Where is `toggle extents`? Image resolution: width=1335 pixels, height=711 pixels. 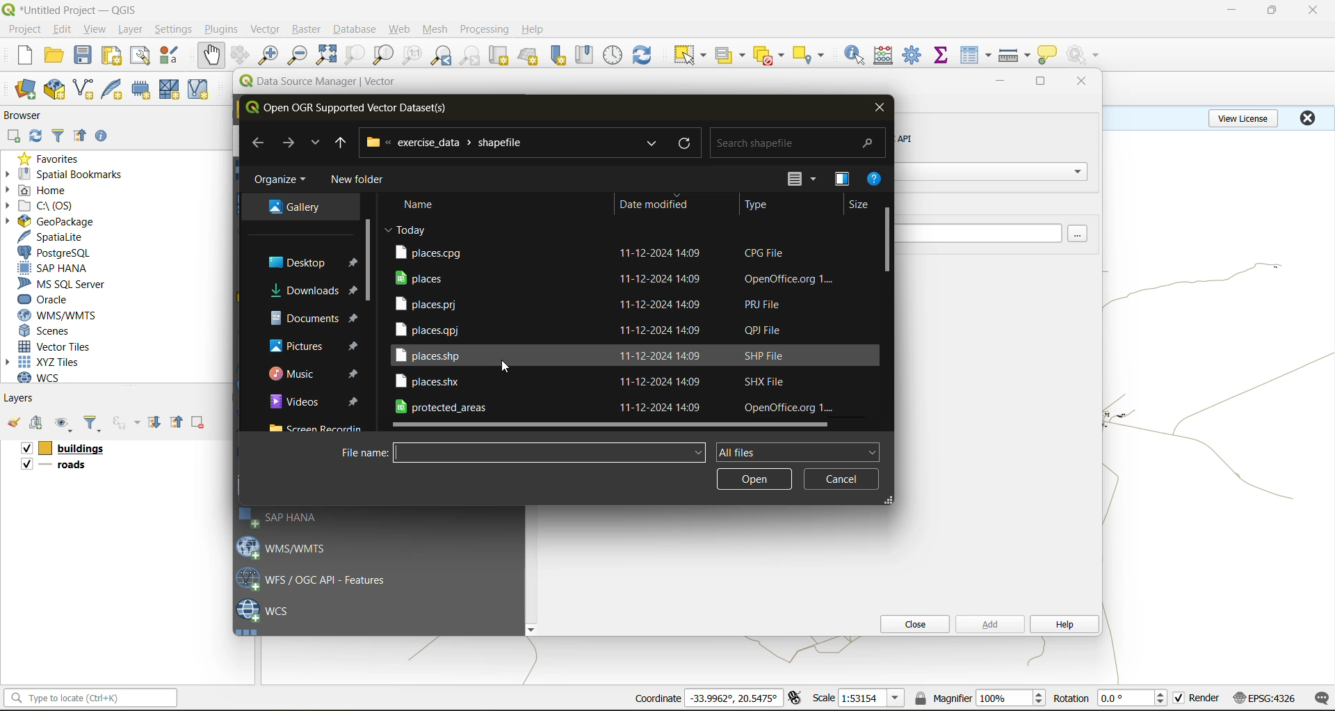 toggle extents is located at coordinates (796, 697).